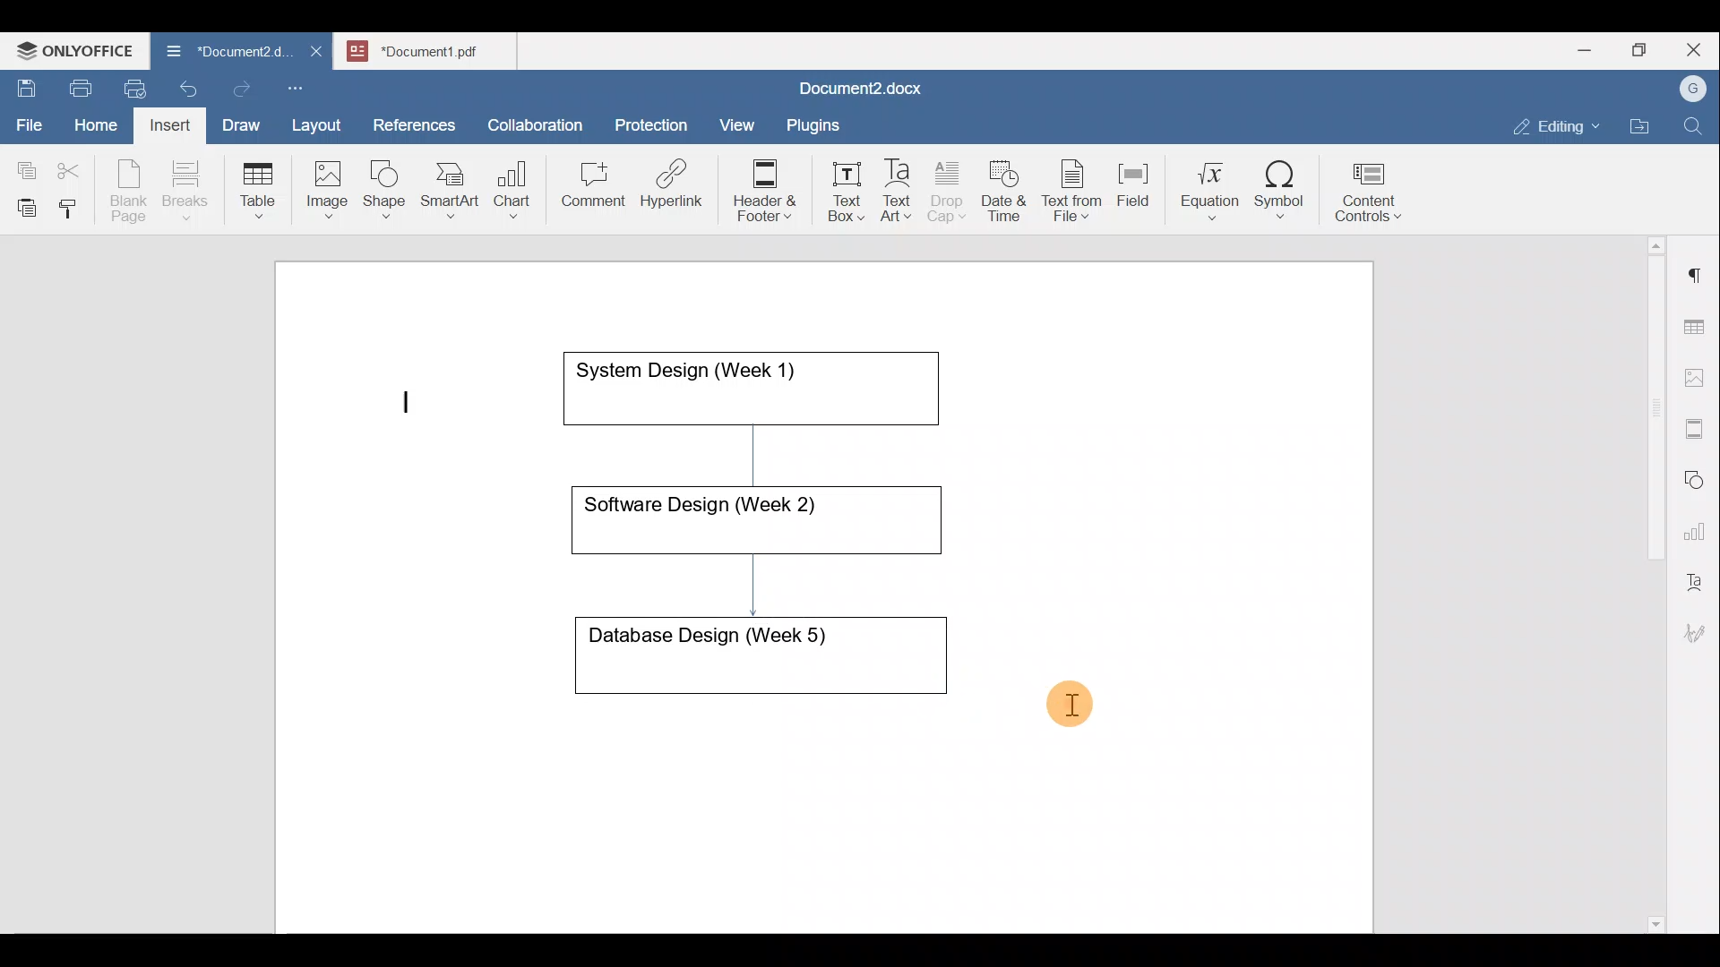 The width and height of the screenshot is (1720, 967). I want to click on Field, so click(1133, 182).